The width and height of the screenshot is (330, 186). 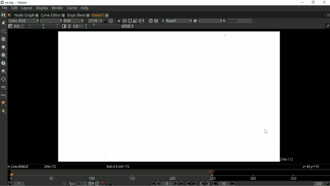 I want to click on Next frame, so click(x=194, y=184).